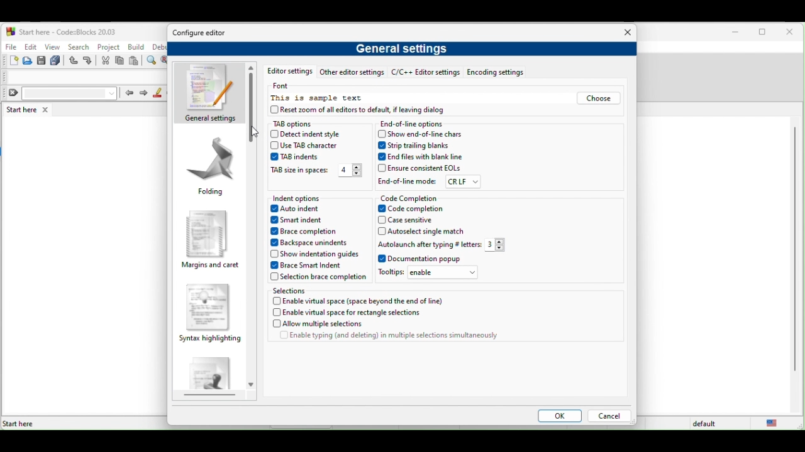 This screenshot has width=805, height=452. I want to click on Start here, so click(19, 424).